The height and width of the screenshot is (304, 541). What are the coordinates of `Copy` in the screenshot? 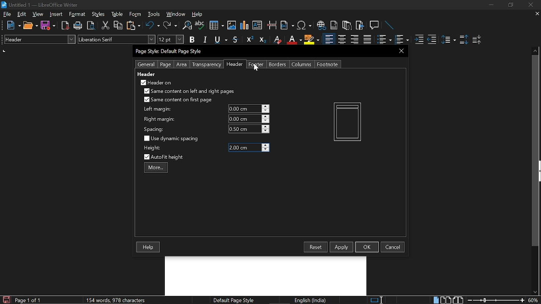 It's located at (117, 25).